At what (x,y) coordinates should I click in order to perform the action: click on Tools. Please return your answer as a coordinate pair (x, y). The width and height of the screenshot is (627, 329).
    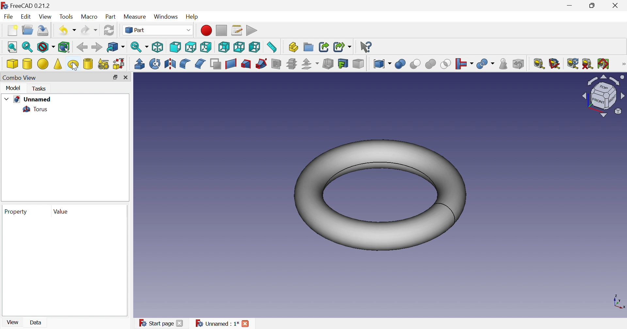
    Looking at the image, I should click on (66, 17).